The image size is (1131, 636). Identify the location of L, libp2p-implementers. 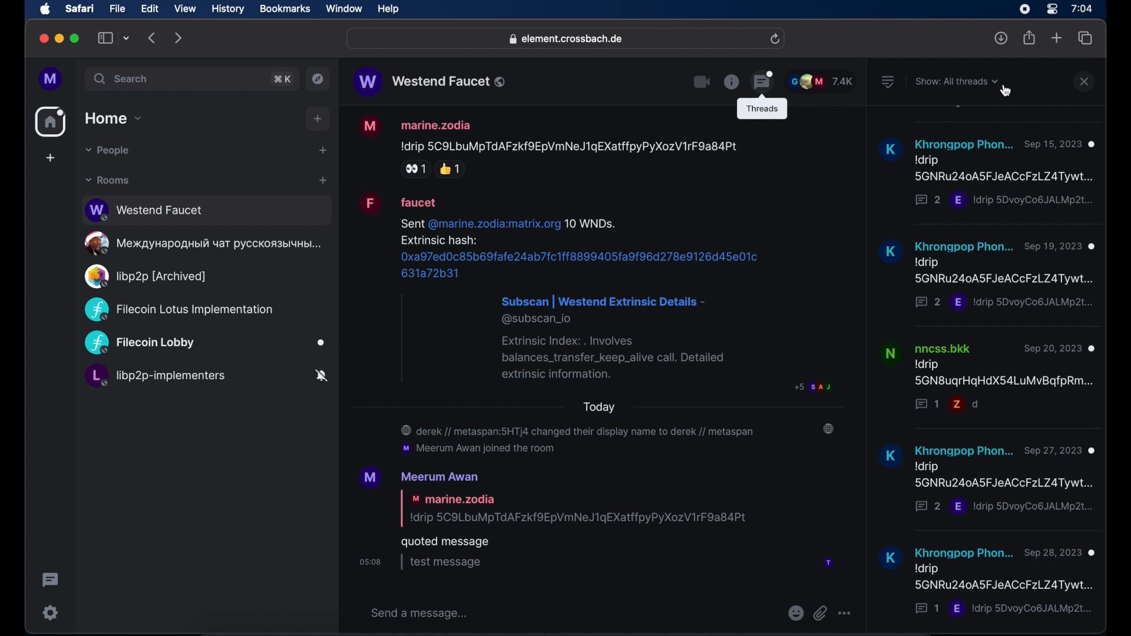
(165, 379).